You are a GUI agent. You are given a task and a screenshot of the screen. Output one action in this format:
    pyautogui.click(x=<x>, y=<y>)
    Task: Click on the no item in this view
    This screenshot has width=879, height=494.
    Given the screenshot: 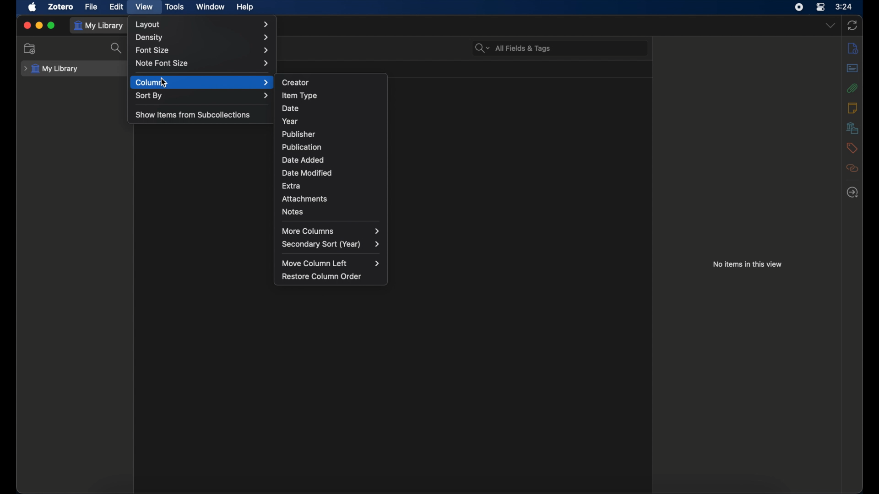 What is the action you would take?
    pyautogui.click(x=747, y=264)
    